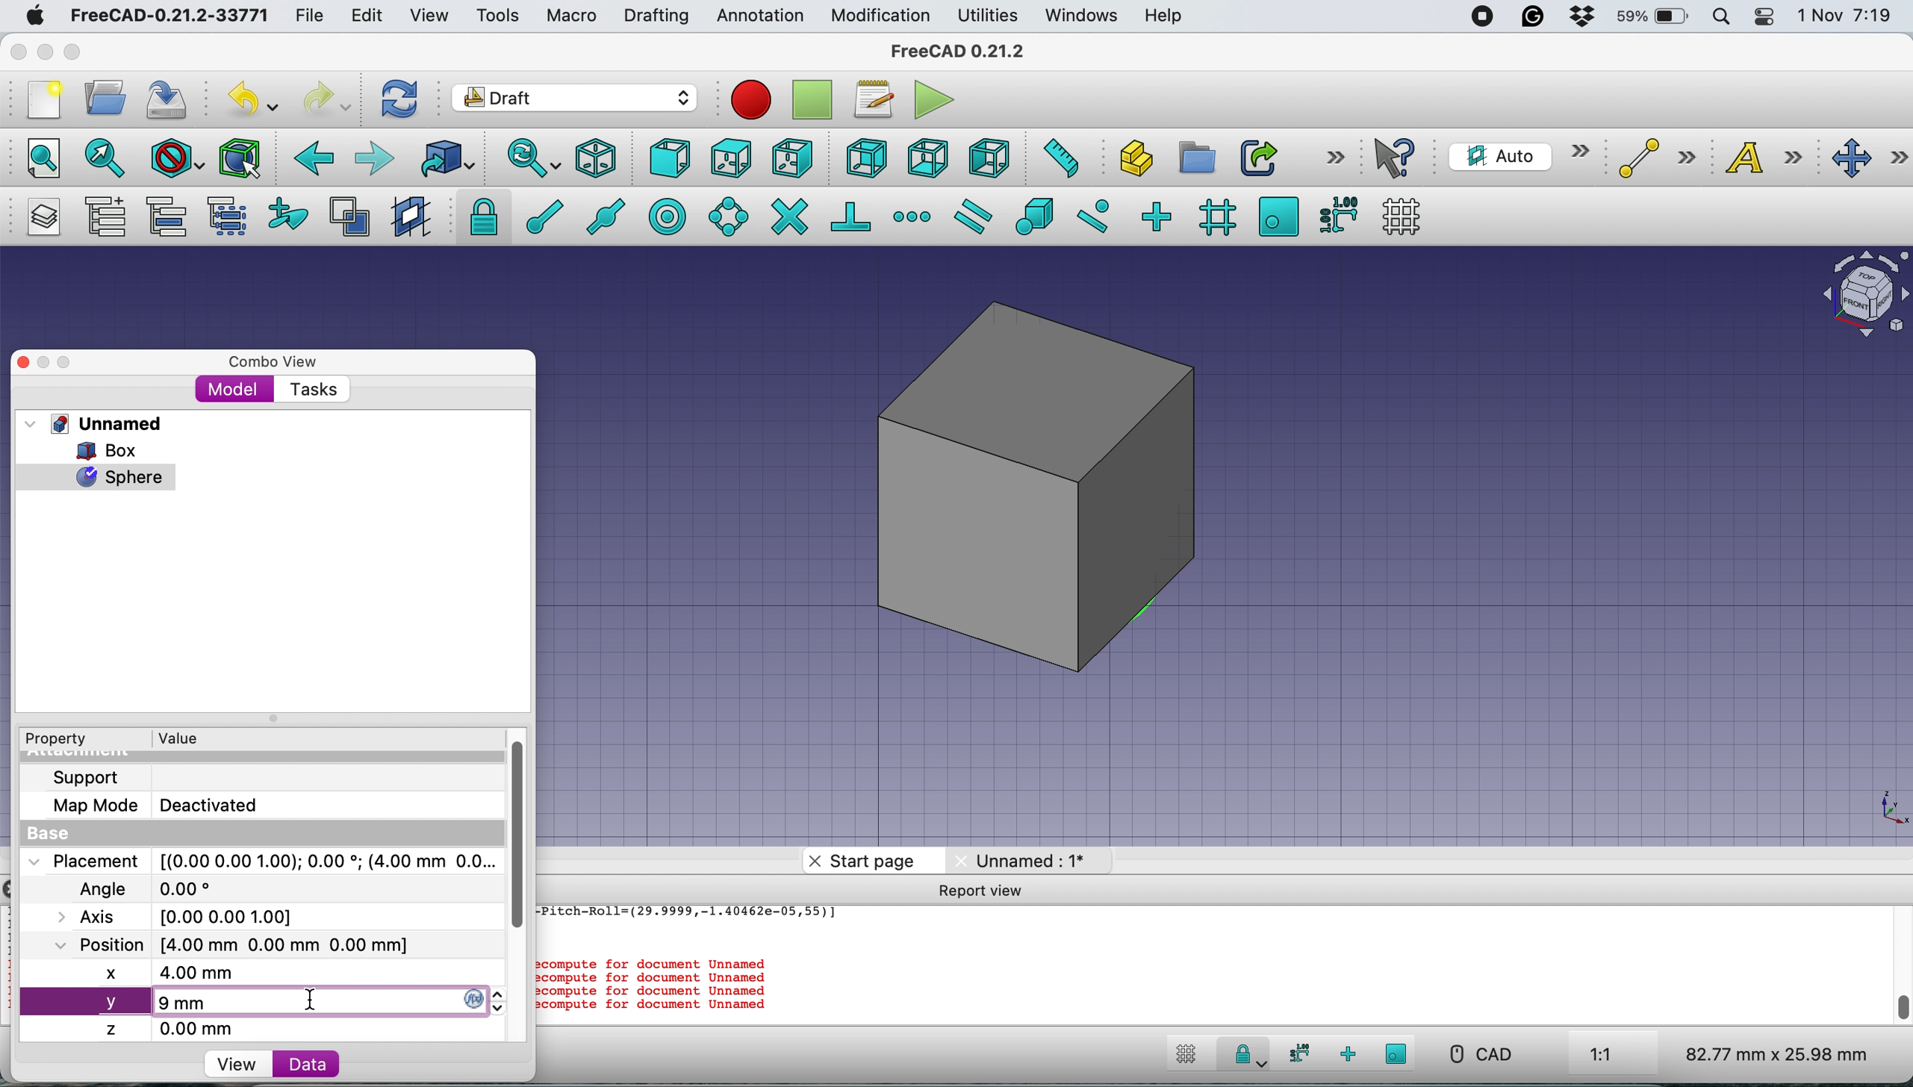 This screenshot has height=1087, width=1913. Describe the element at coordinates (178, 160) in the screenshot. I see `draw style` at that location.